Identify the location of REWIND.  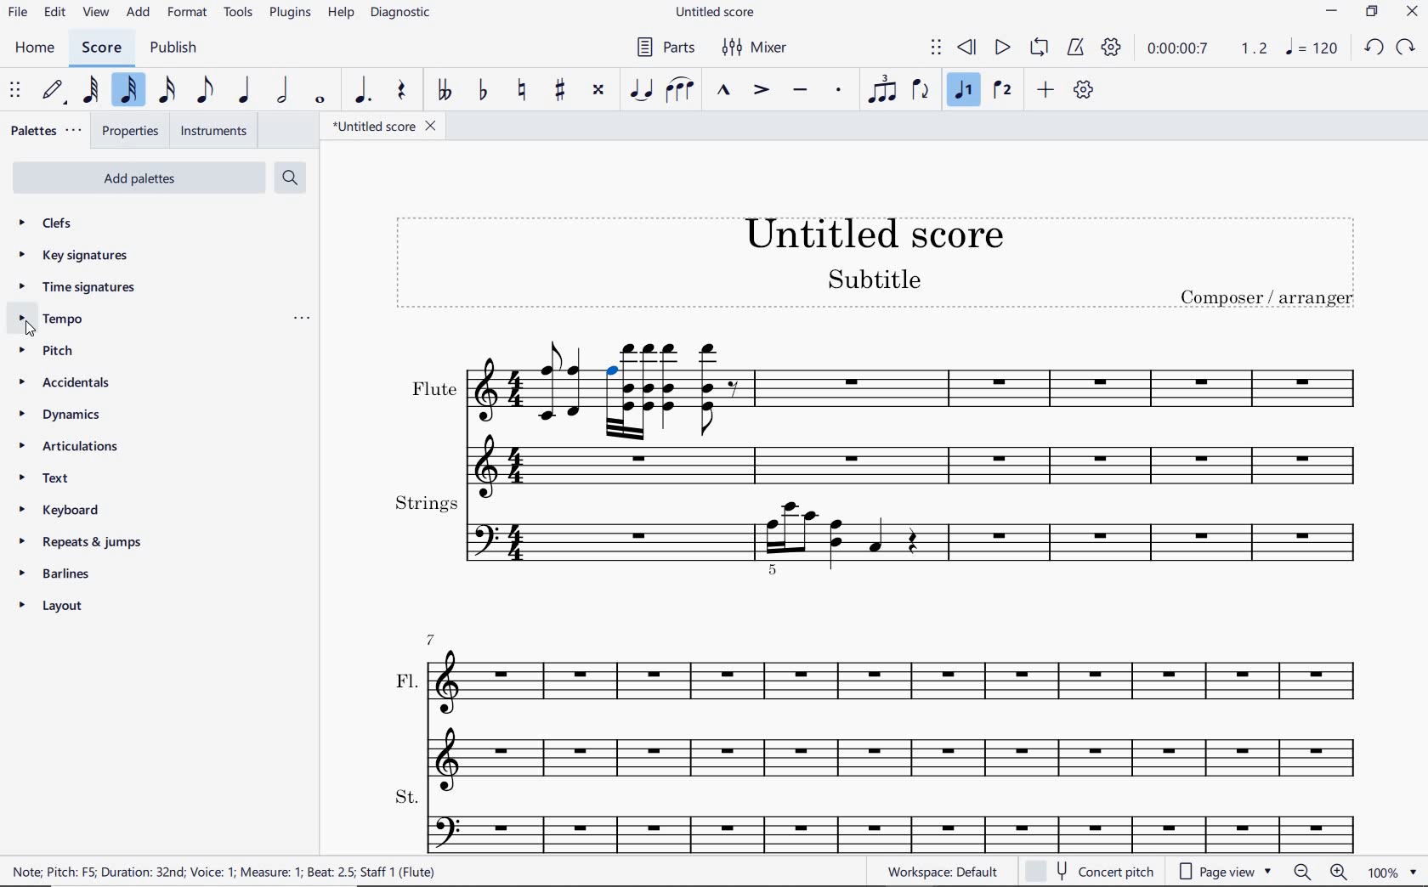
(967, 46).